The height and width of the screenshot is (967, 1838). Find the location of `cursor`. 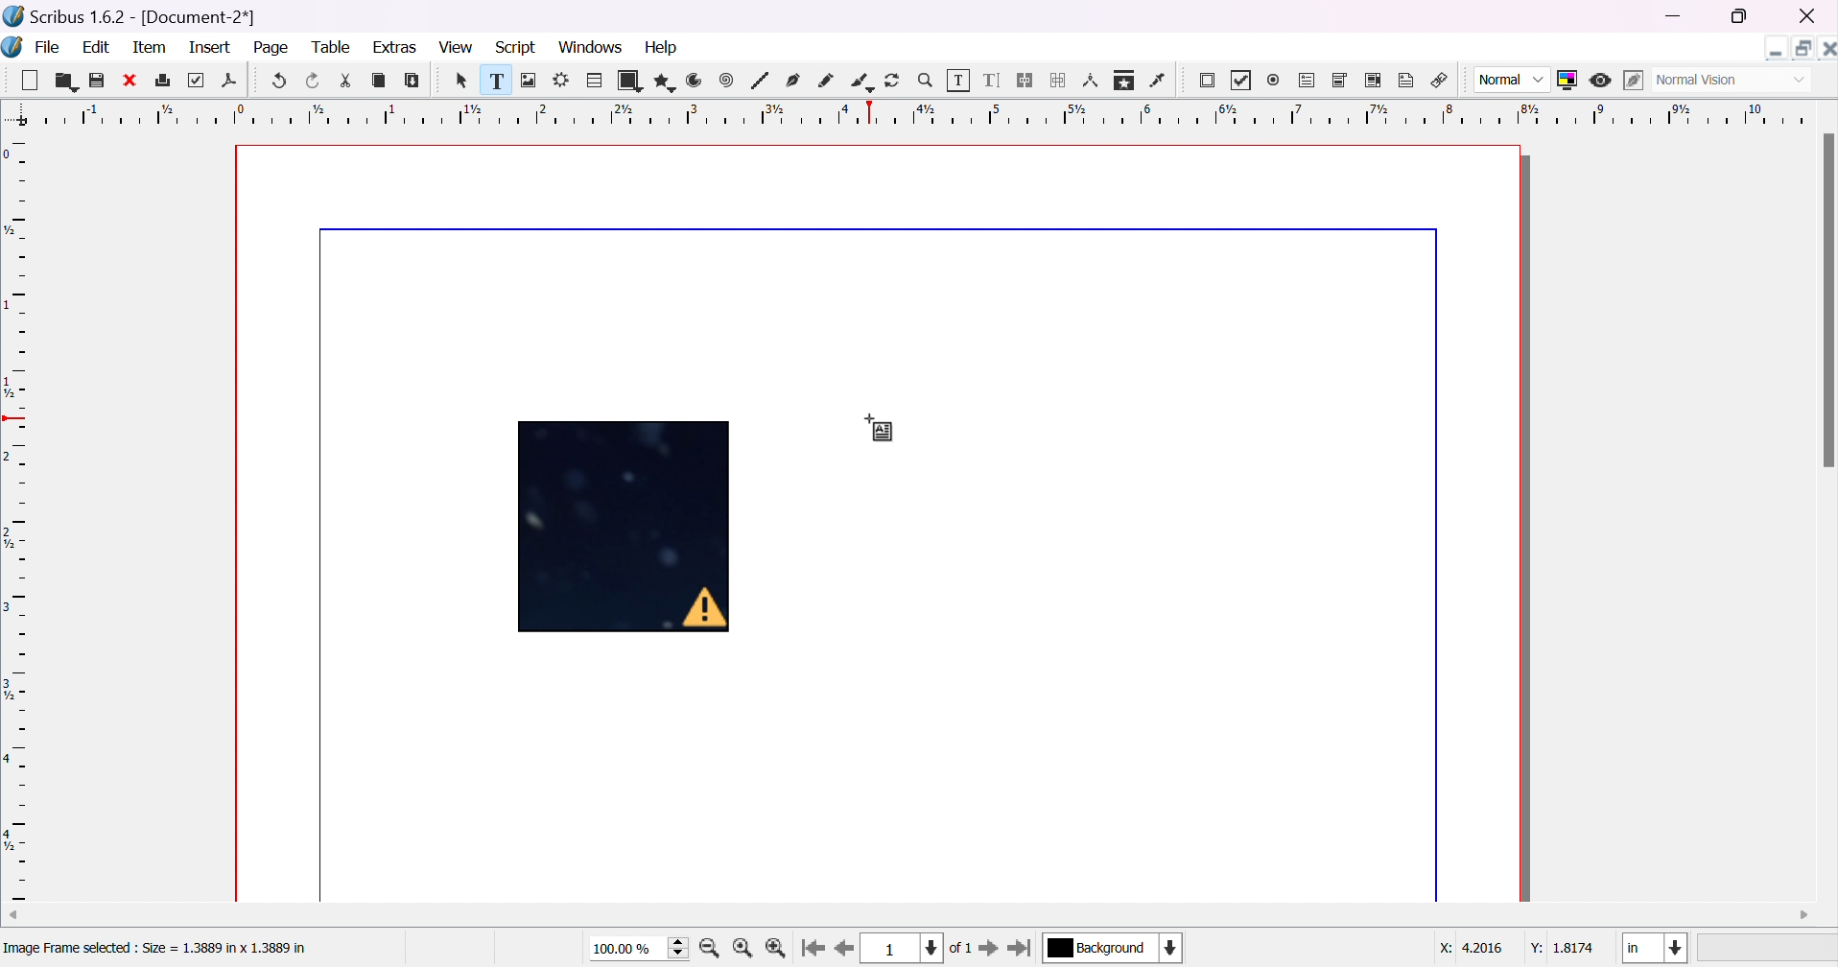

cursor is located at coordinates (880, 428).